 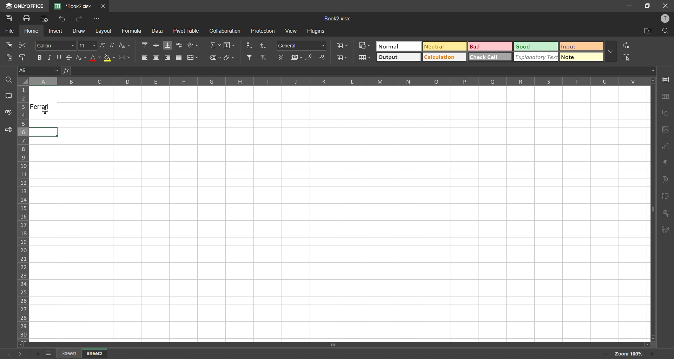 I want to click on cut, so click(x=24, y=45).